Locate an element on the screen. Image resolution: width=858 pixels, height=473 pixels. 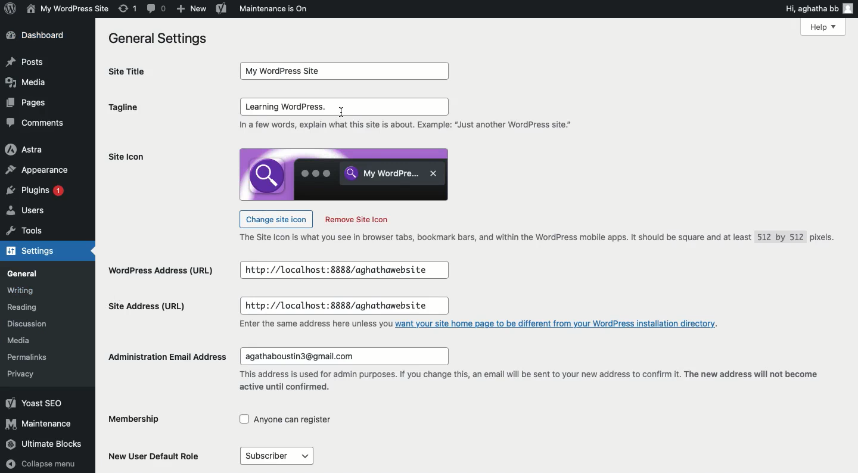
input box is located at coordinates (345, 356).